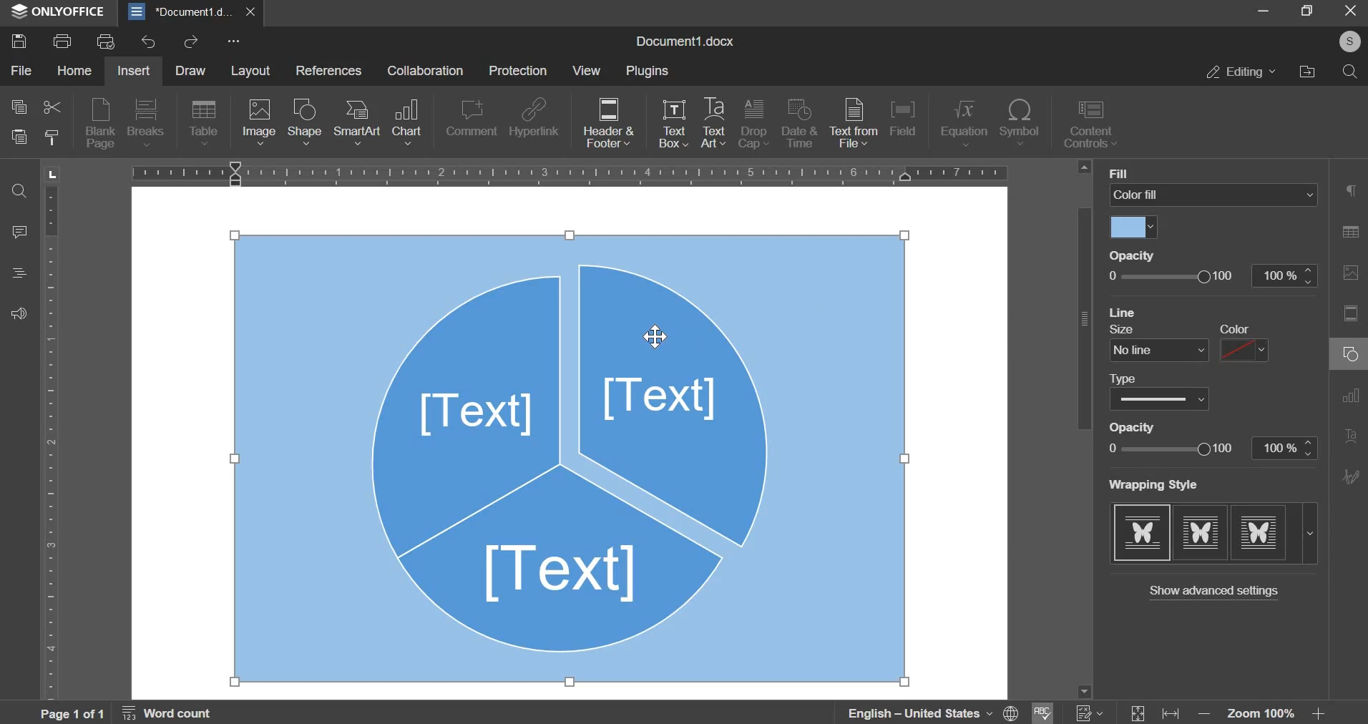 The image size is (1368, 724). Describe the element at coordinates (1156, 484) in the screenshot. I see `` at that location.